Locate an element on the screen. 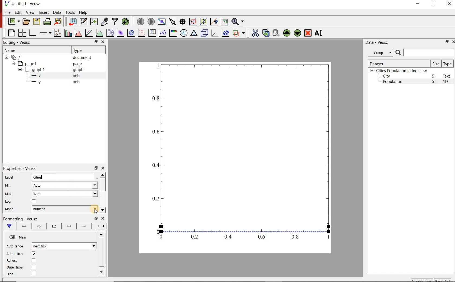  numeric is located at coordinates (64, 209).